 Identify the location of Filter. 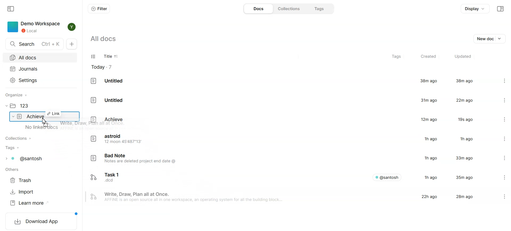
(99, 9).